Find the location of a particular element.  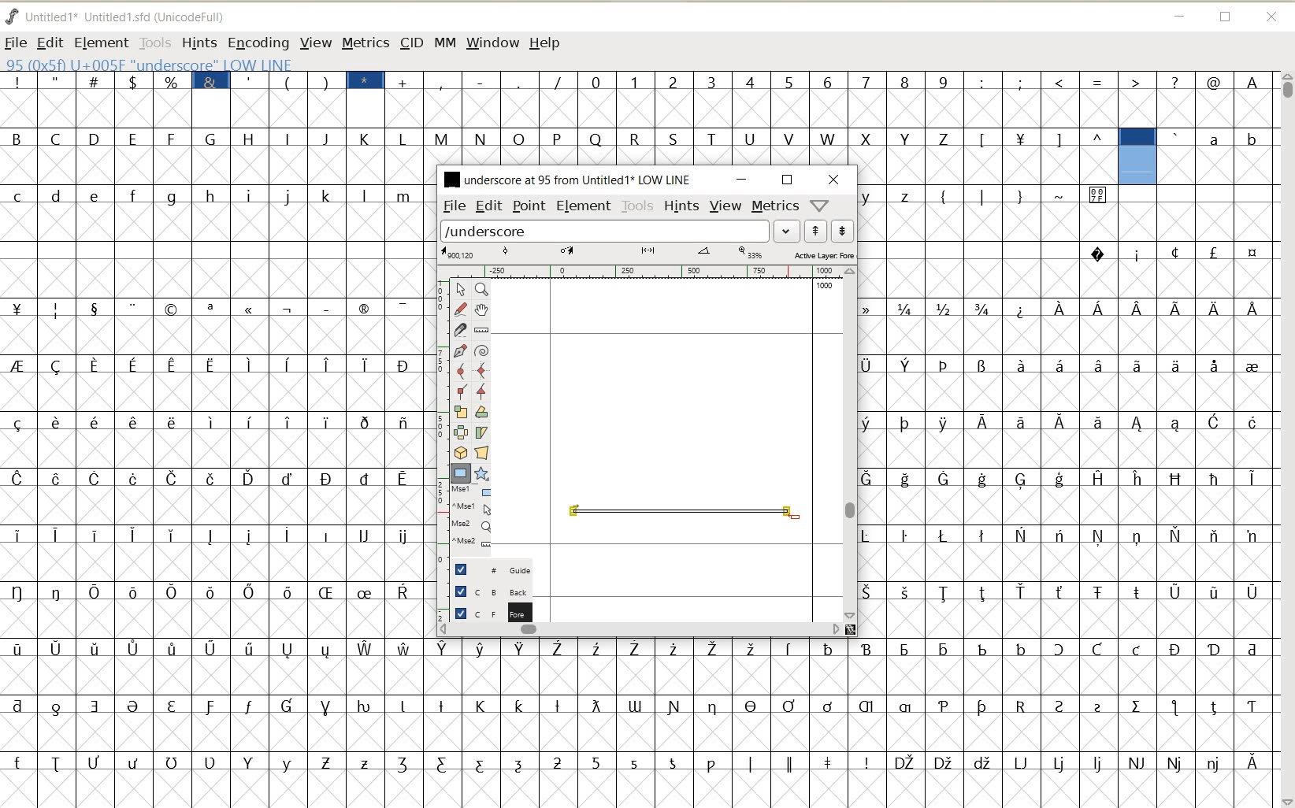

EXPAND is located at coordinates (788, 232).